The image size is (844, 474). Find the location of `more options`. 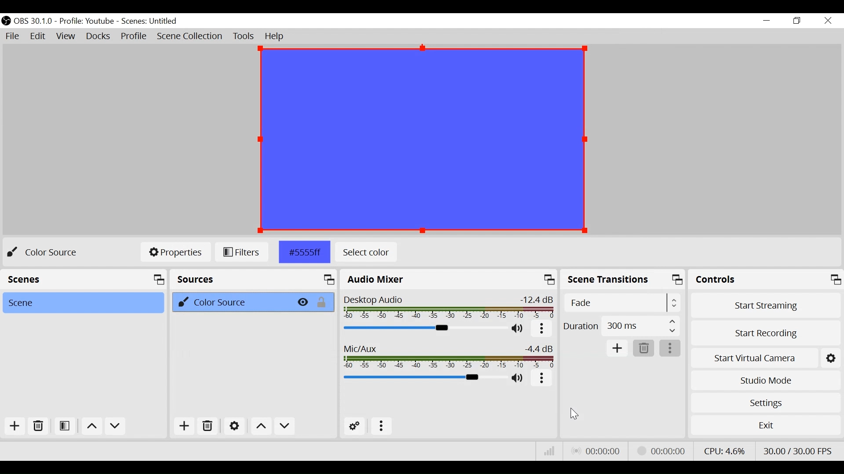

more options is located at coordinates (671, 349).